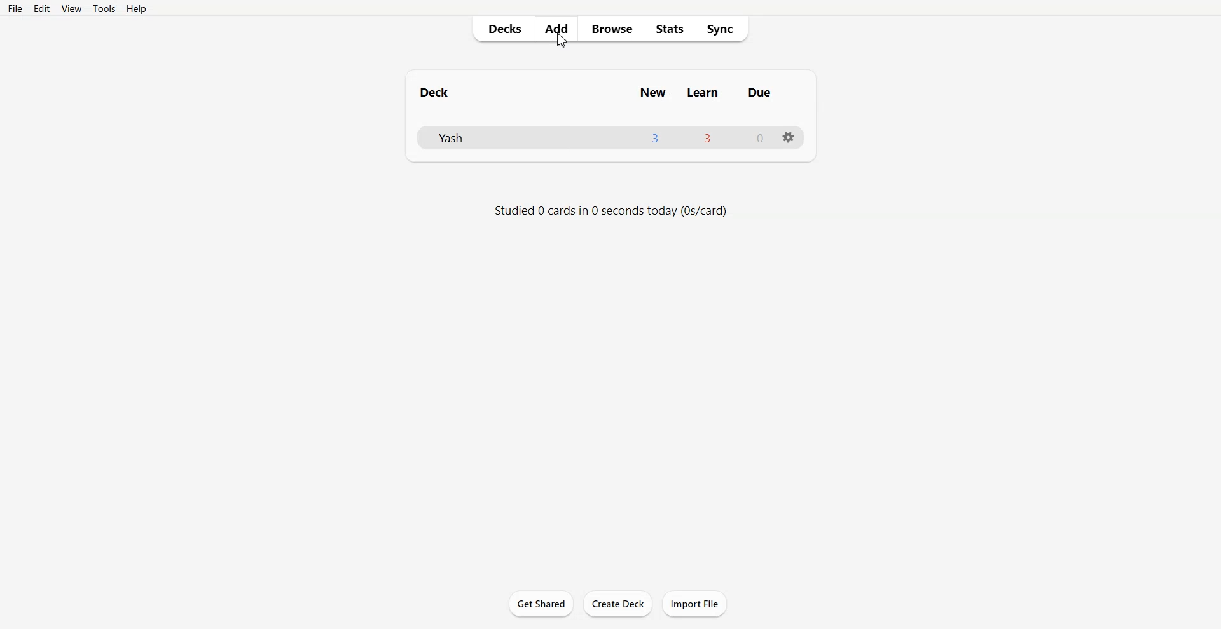  I want to click on Deck File, so click(469, 136).